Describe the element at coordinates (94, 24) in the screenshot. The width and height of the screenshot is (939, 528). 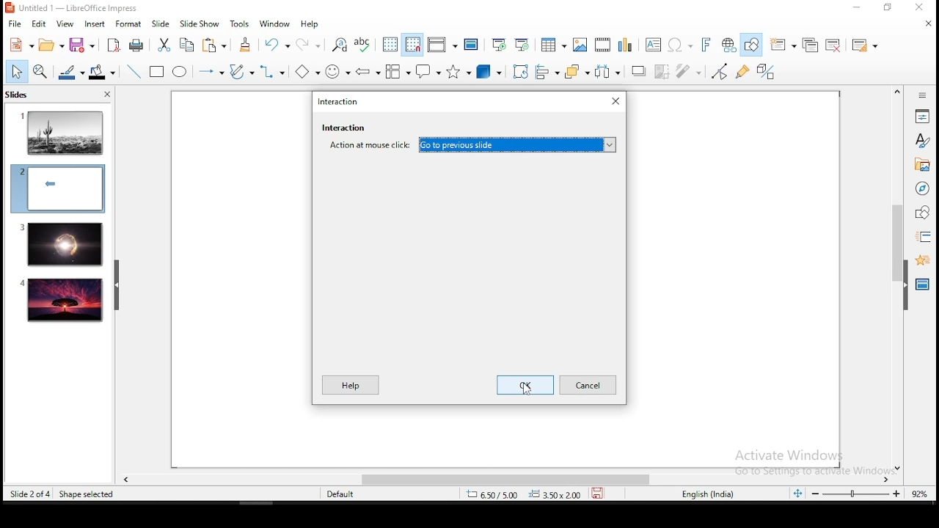
I see `insert` at that location.